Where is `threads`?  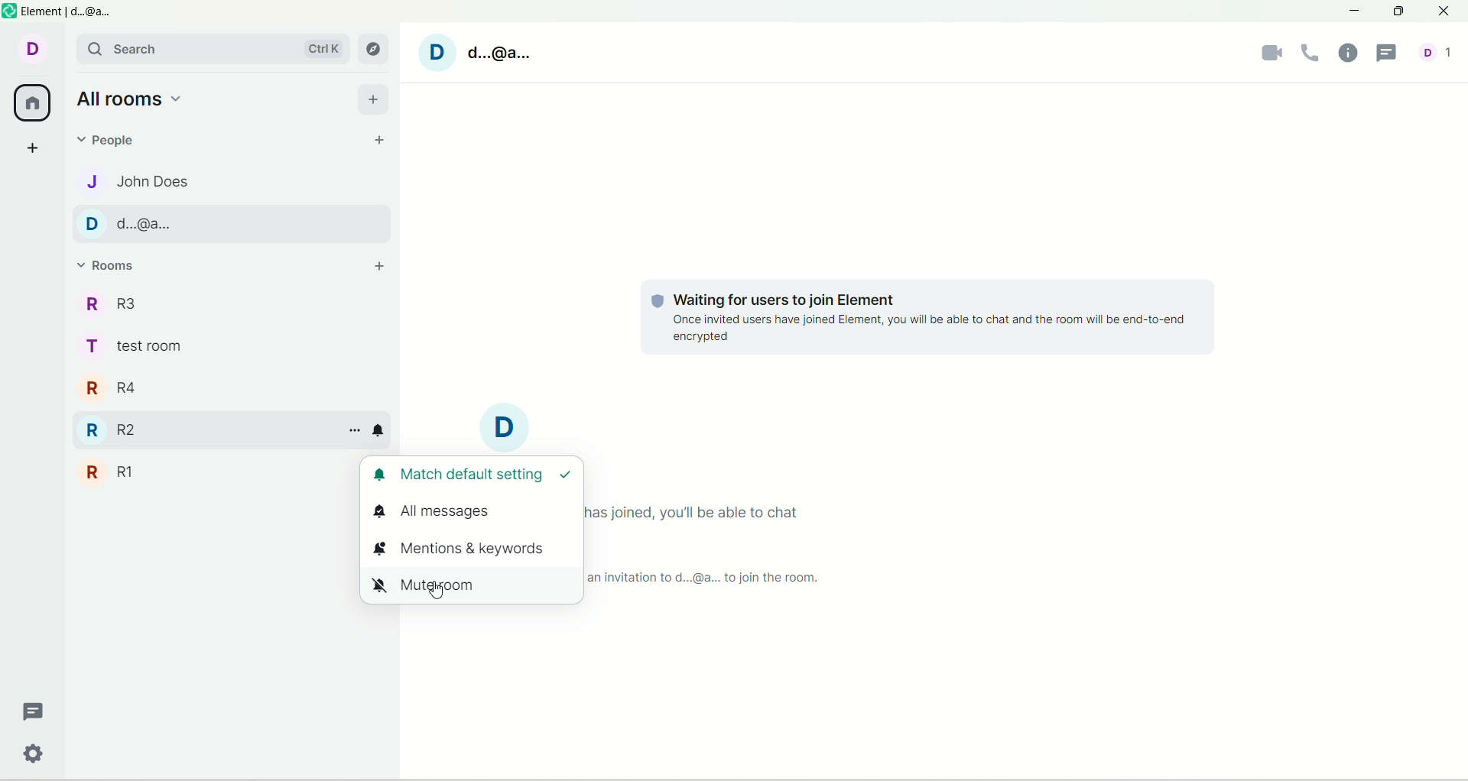 threads is located at coordinates (1386, 53).